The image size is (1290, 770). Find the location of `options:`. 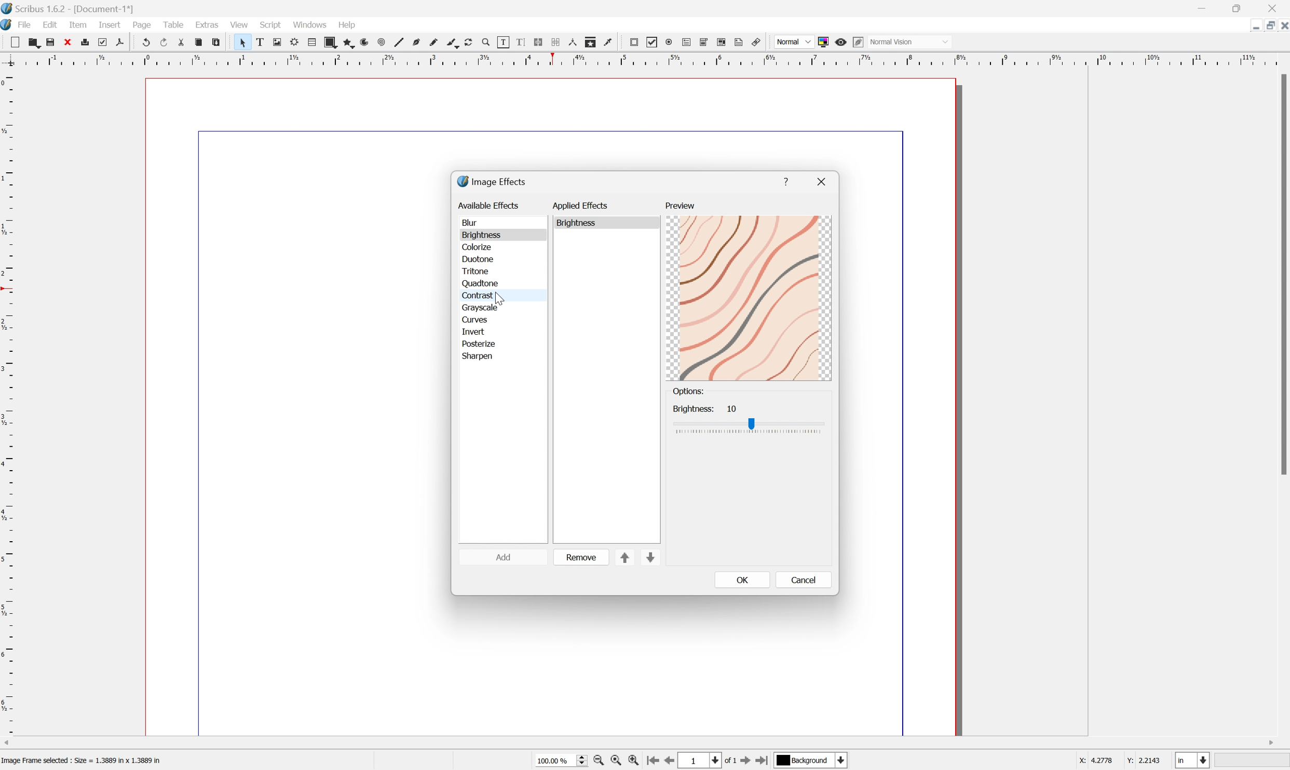

options: is located at coordinates (689, 393).